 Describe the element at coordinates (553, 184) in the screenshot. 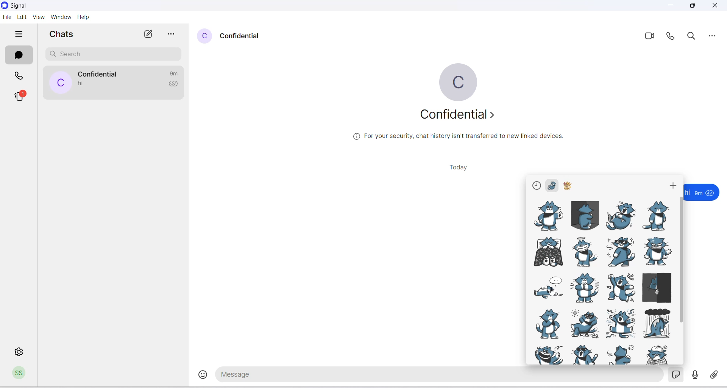

I see `cat sticker` at that location.